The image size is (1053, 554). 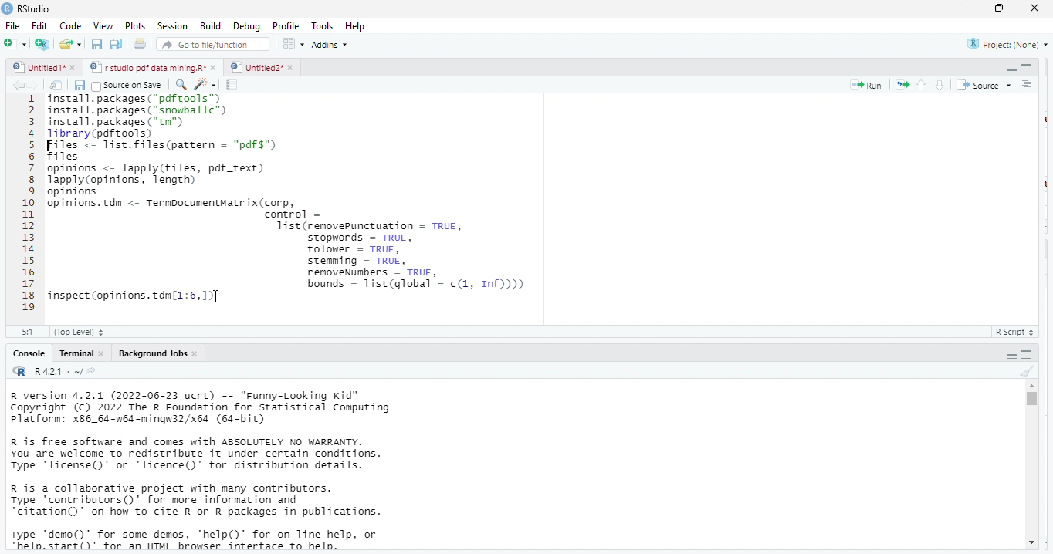 What do you see at coordinates (20, 372) in the screenshot?
I see `rs studio` at bounding box center [20, 372].